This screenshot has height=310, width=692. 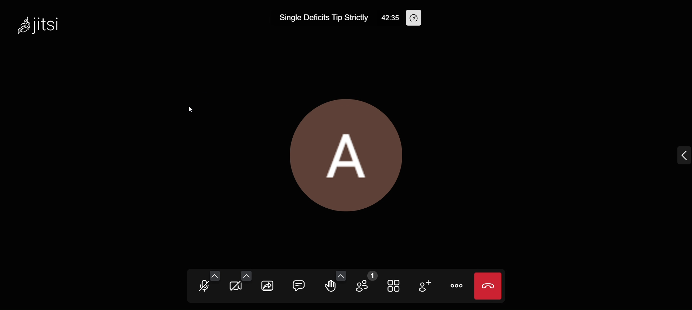 I want to click on meeting time, so click(x=389, y=18).